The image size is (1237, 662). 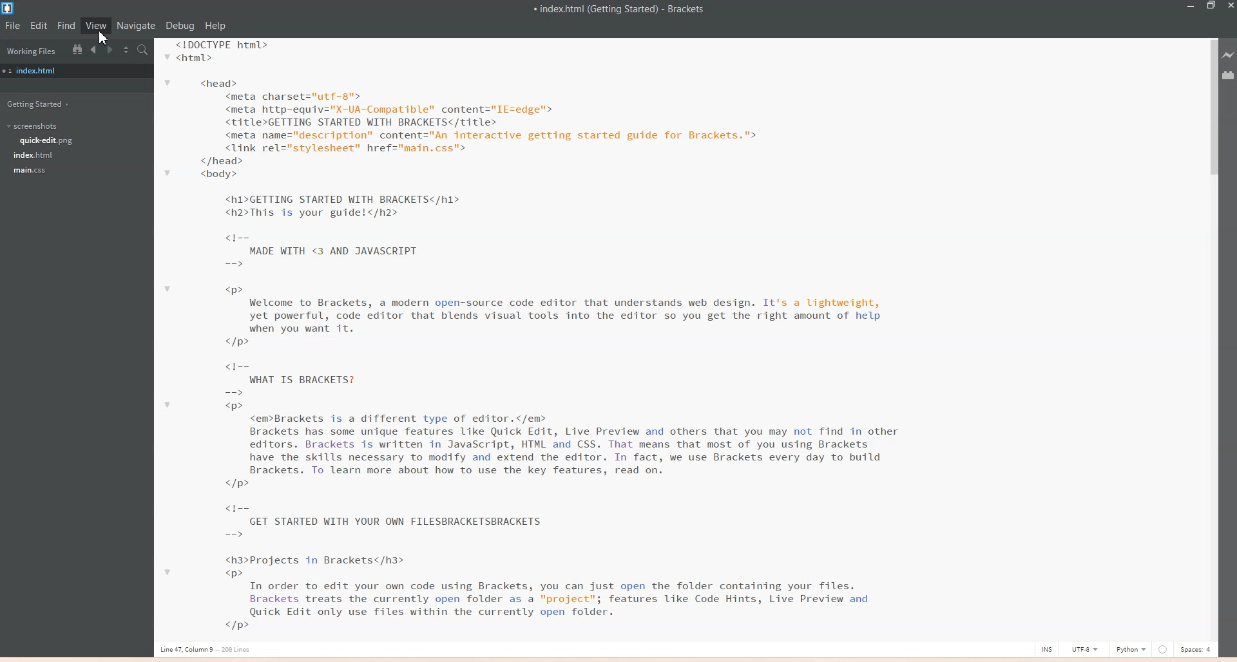 What do you see at coordinates (37, 104) in the screenshot?
I see `Getting Started` at bounding box center [37, 104].